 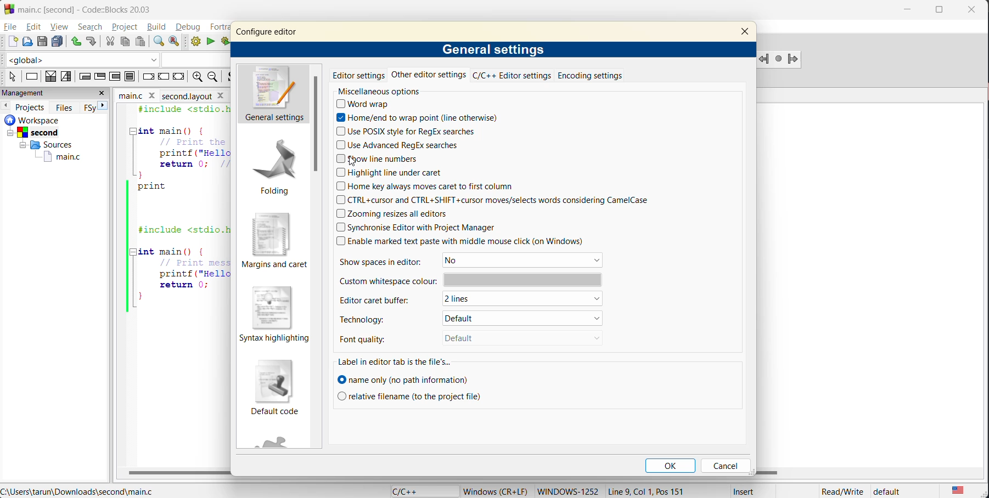 What do you see at coordinates (425, 227) in the screenshot?
I see `synchronize editor with Project Manager` at bounding box center [425, 227].